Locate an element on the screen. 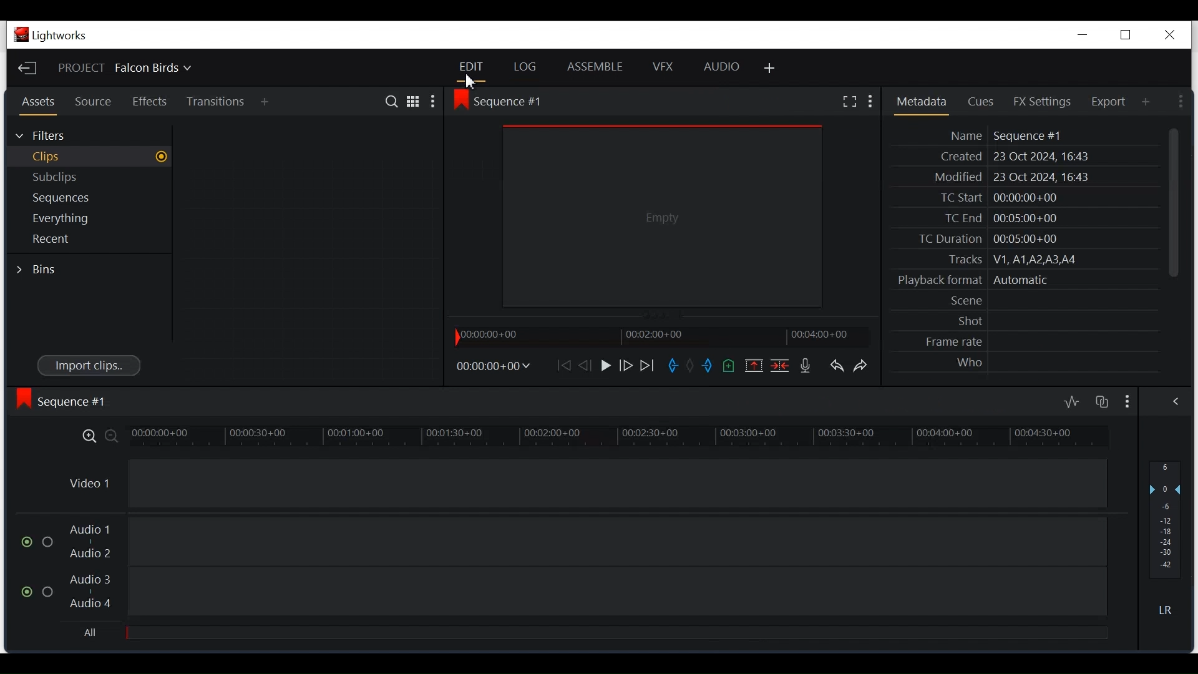 The image size is (1198, 674). FX Settings is located at coordinates (1048, 103).